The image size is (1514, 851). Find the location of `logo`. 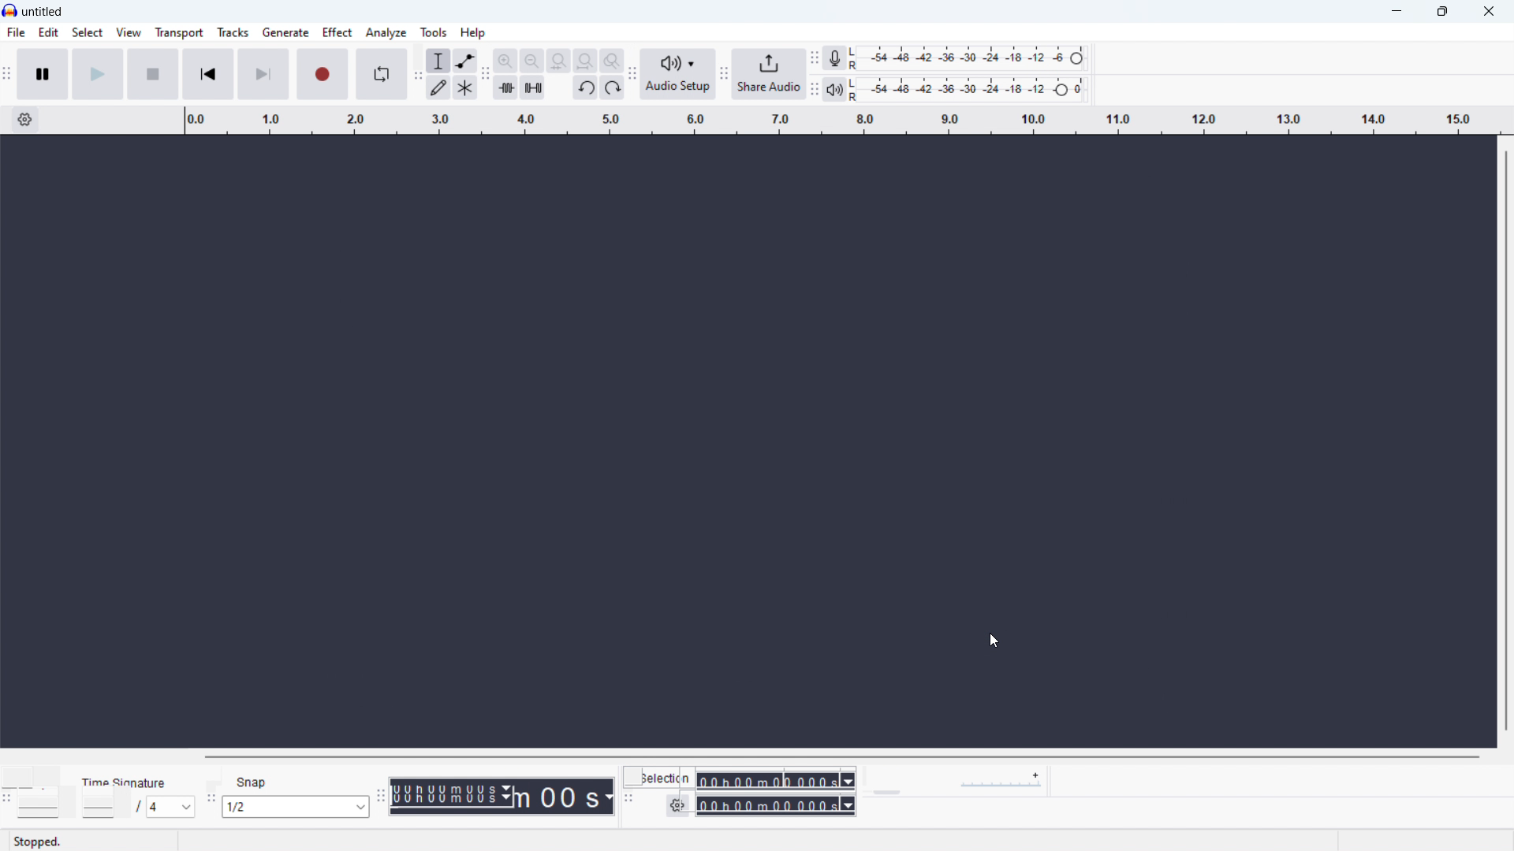

logo is located at coordinates (10, 10).